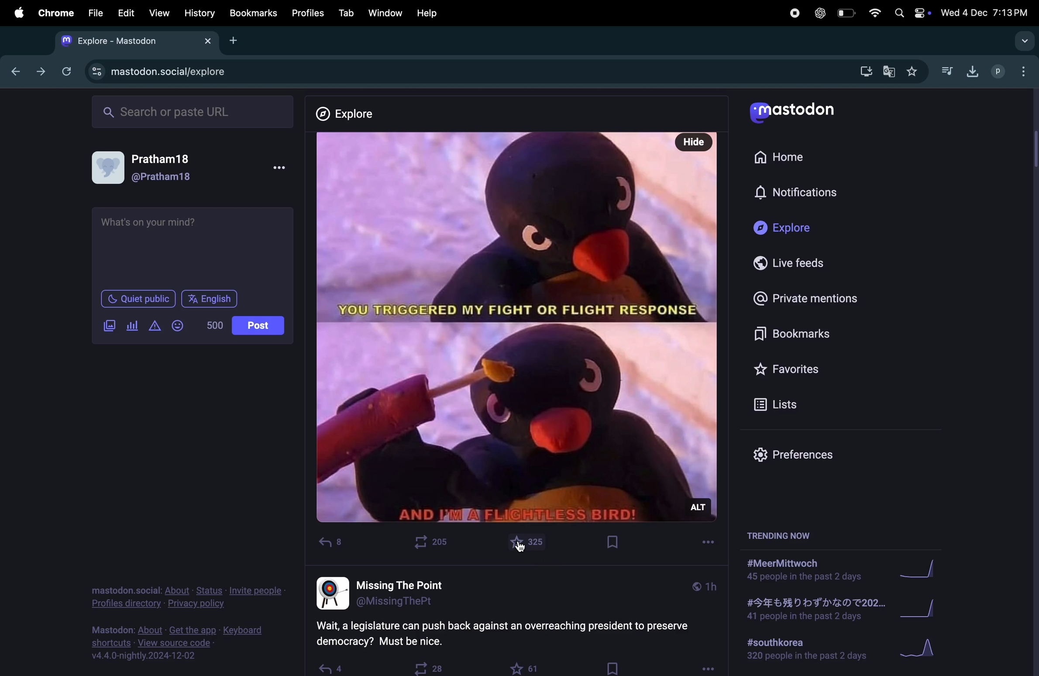 The width and height of the screenshot is (1039, 676). Describe the element at coordinates (56, 14) in the screenshot. I see `chrome` at that location.